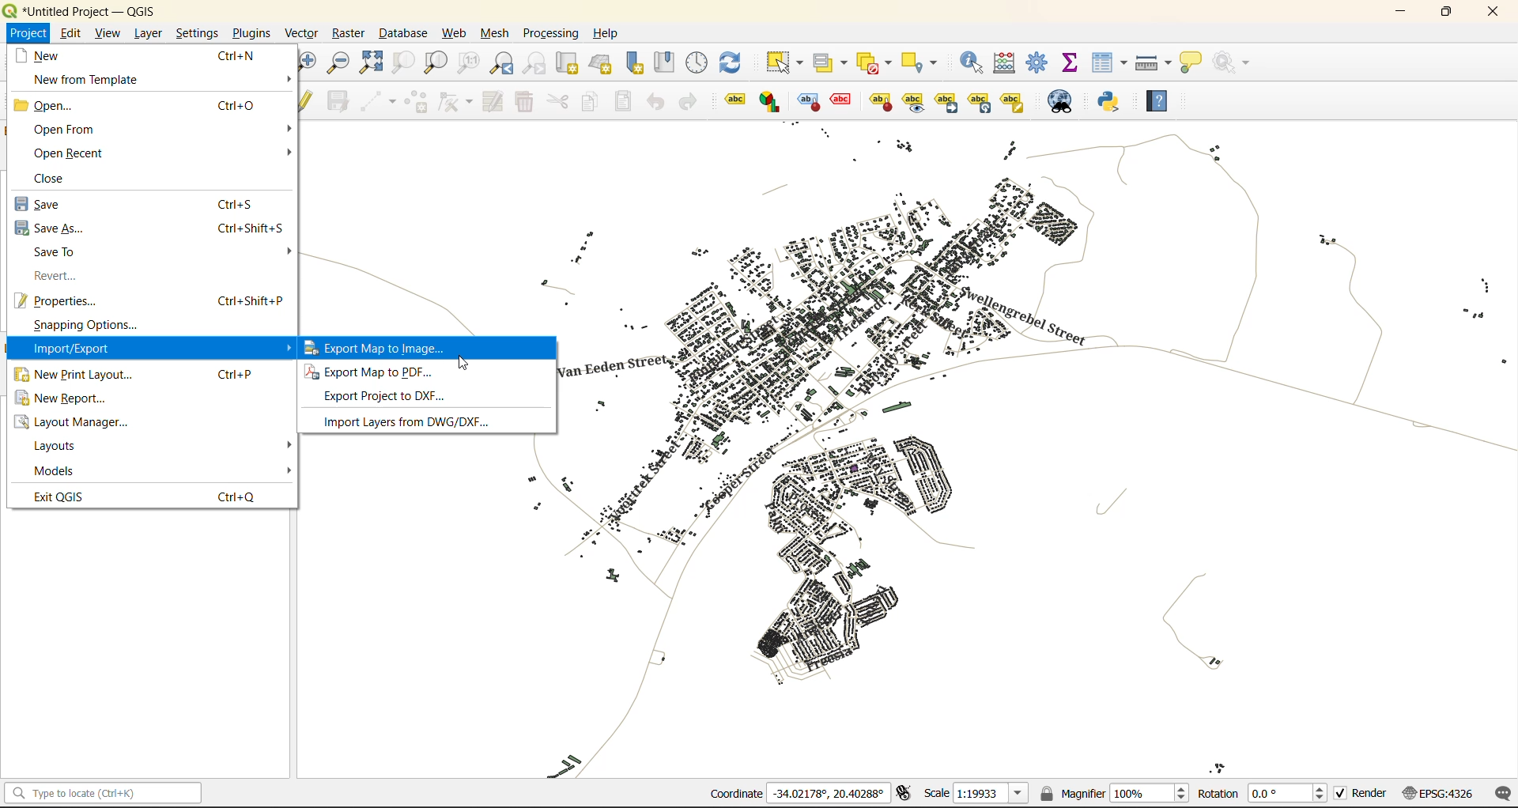  What do you see at coordinates (369, 63) in the screenshot?
I see `zoom full` at bounding box center [369, 63].